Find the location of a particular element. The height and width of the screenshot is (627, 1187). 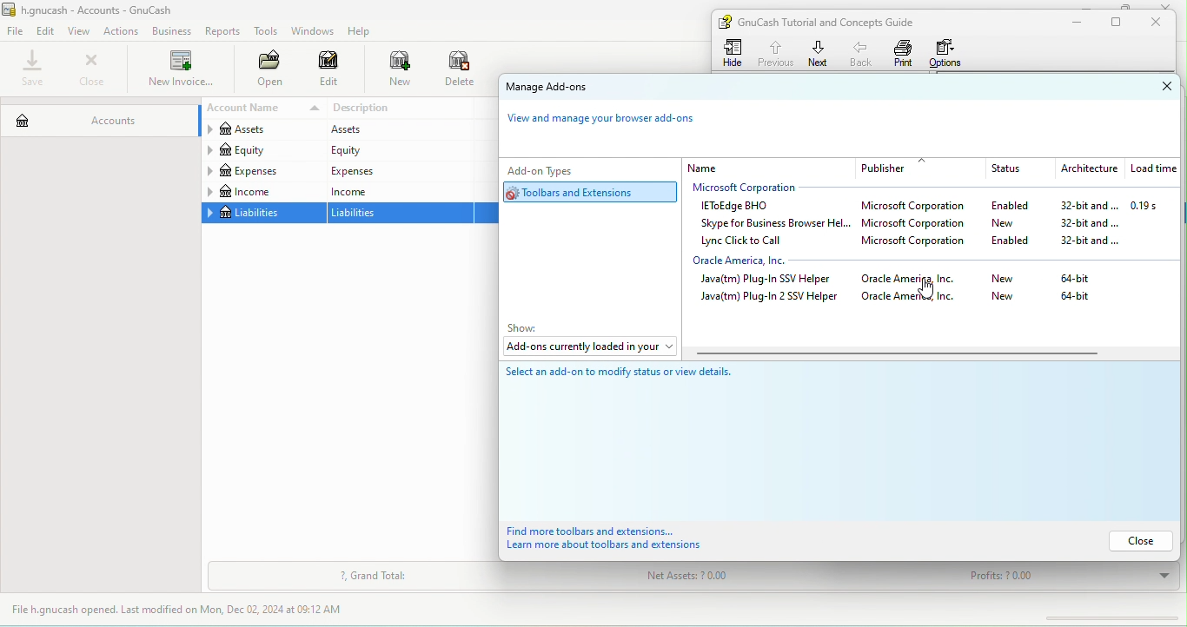

close is located at coordinates (1170, 5).